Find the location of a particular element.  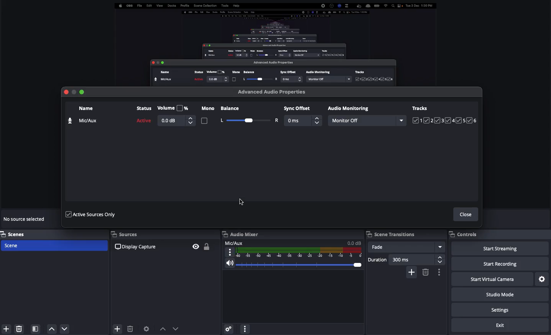

Settings is located at coordinates (543, 279).